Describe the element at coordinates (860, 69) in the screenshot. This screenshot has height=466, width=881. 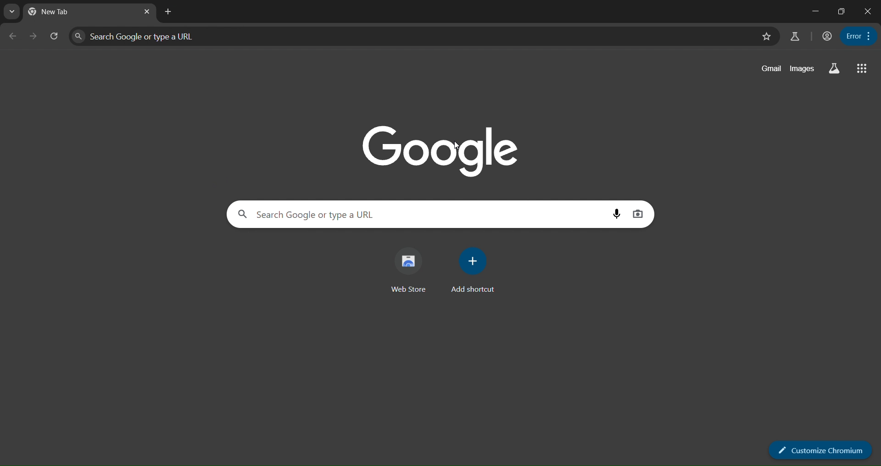
I see `google apps` at that location.